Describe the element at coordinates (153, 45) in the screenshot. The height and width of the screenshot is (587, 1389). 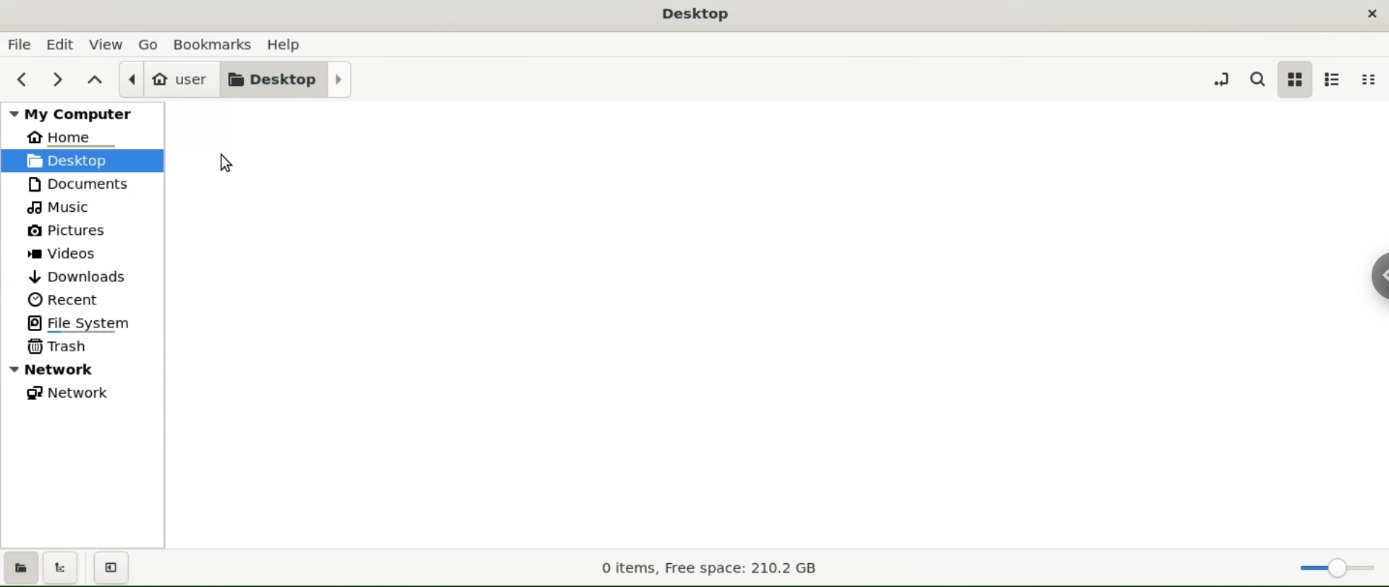
I see `go` at that location.